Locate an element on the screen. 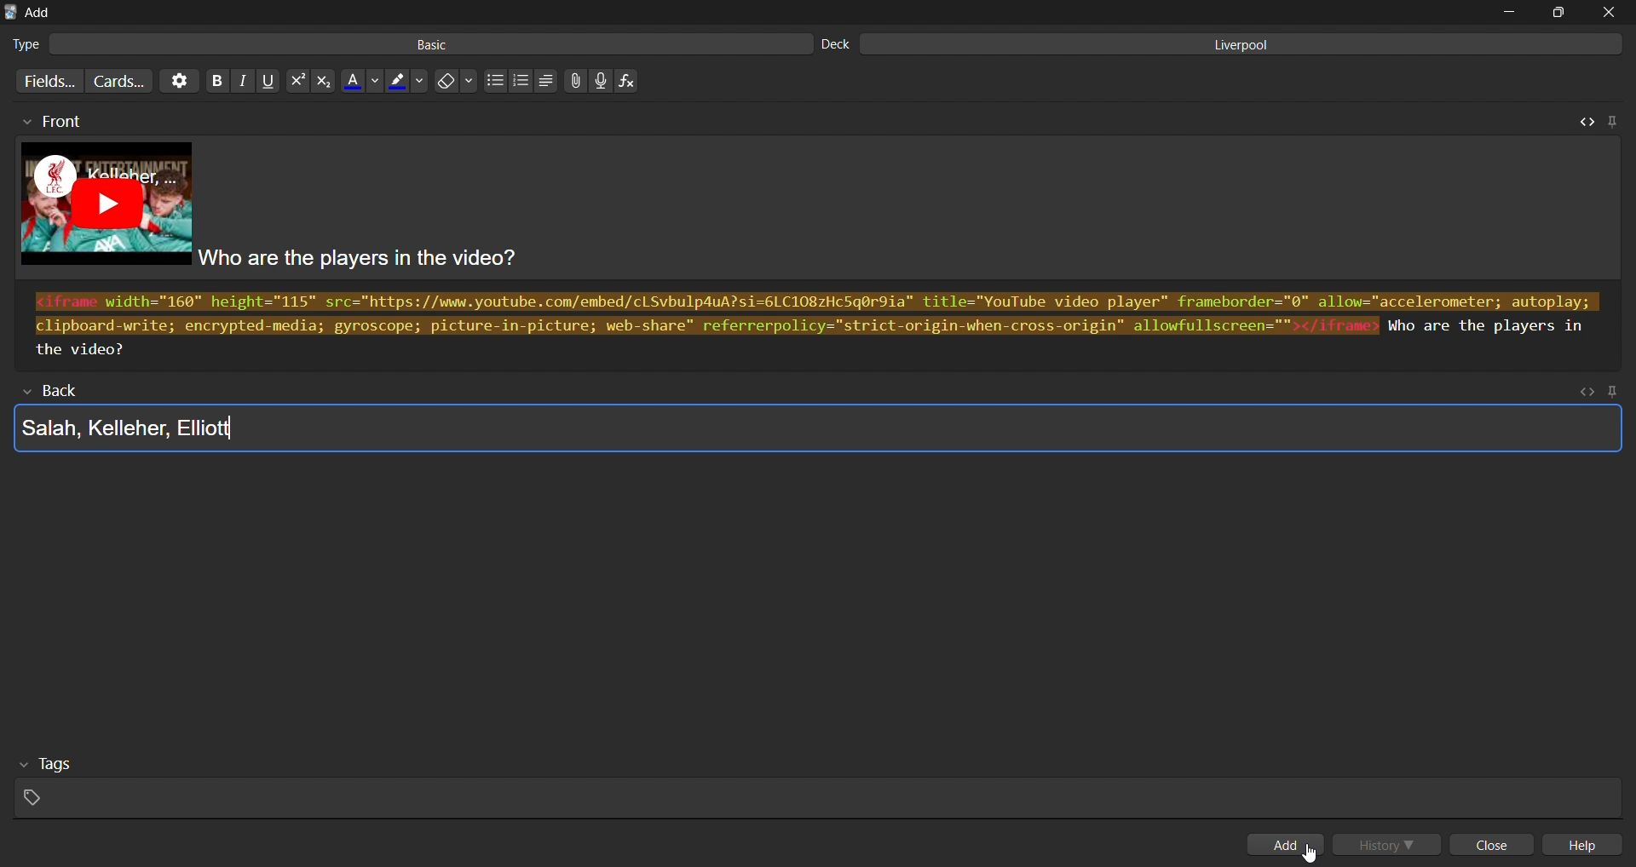 Image resolution: width=1636 pixels, height=867 pixels. customize fields is located at coordinates (45, 81).